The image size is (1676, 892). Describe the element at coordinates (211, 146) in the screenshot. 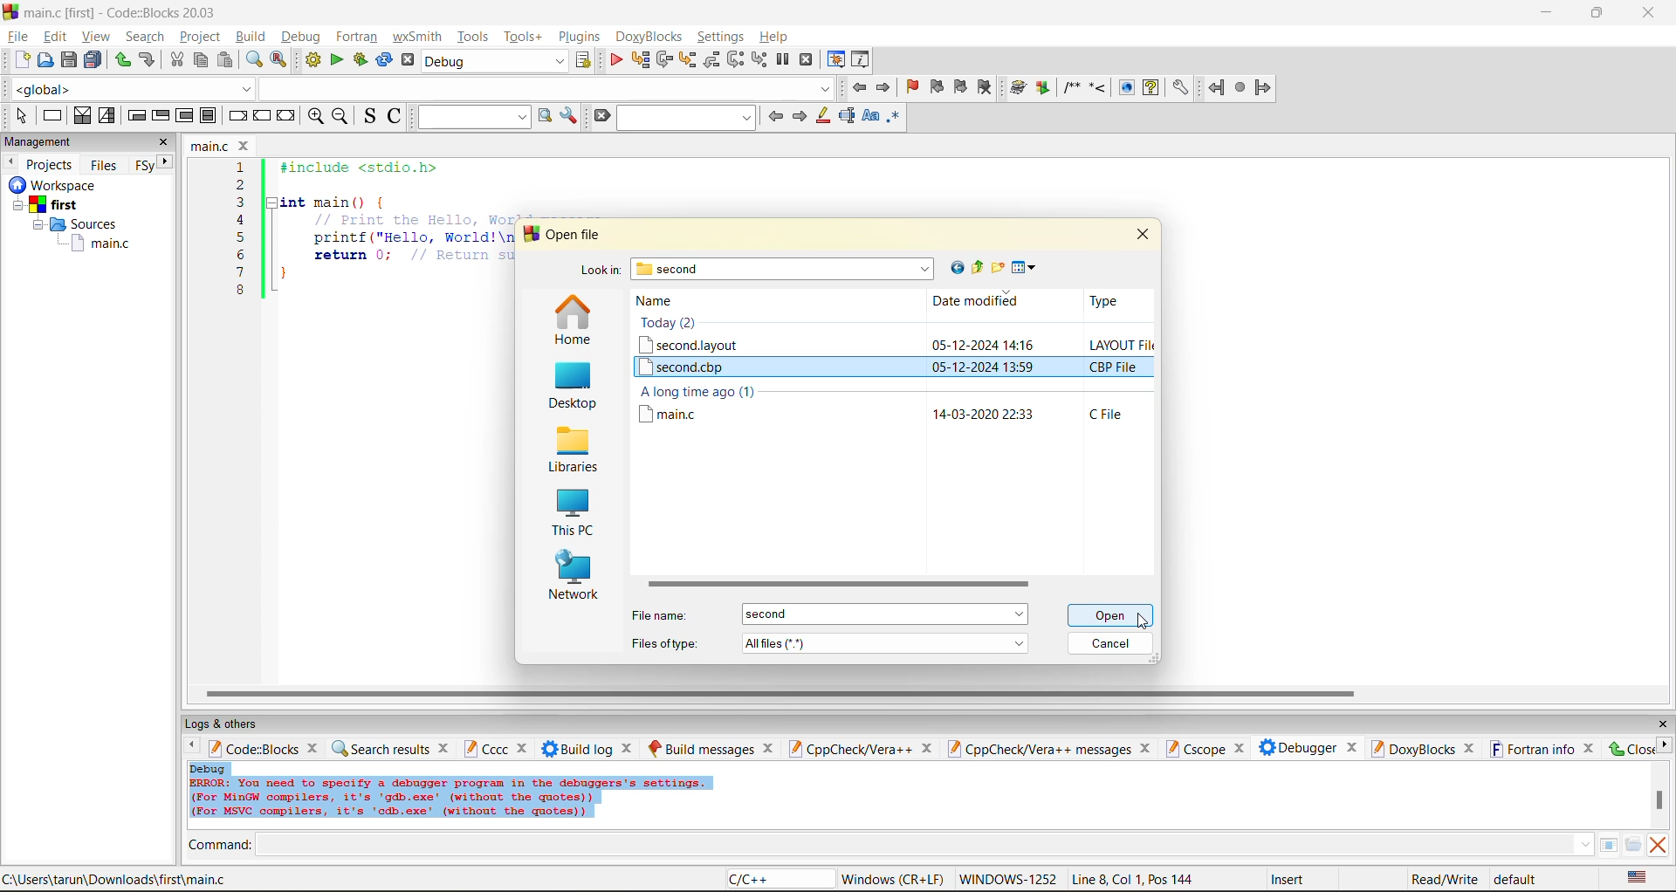

I see `file name` at that location.